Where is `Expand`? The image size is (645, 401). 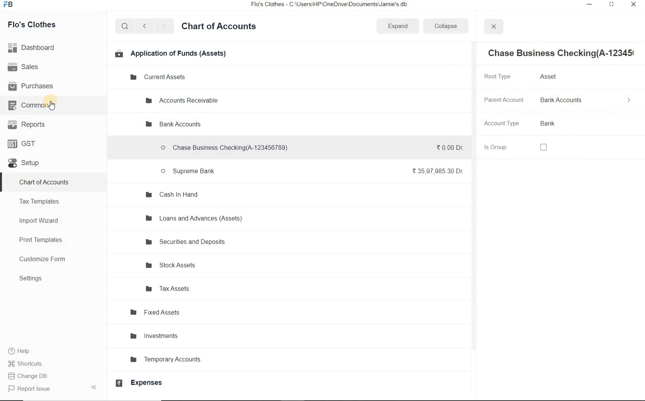
Expand is located at coordinates (397, 25).